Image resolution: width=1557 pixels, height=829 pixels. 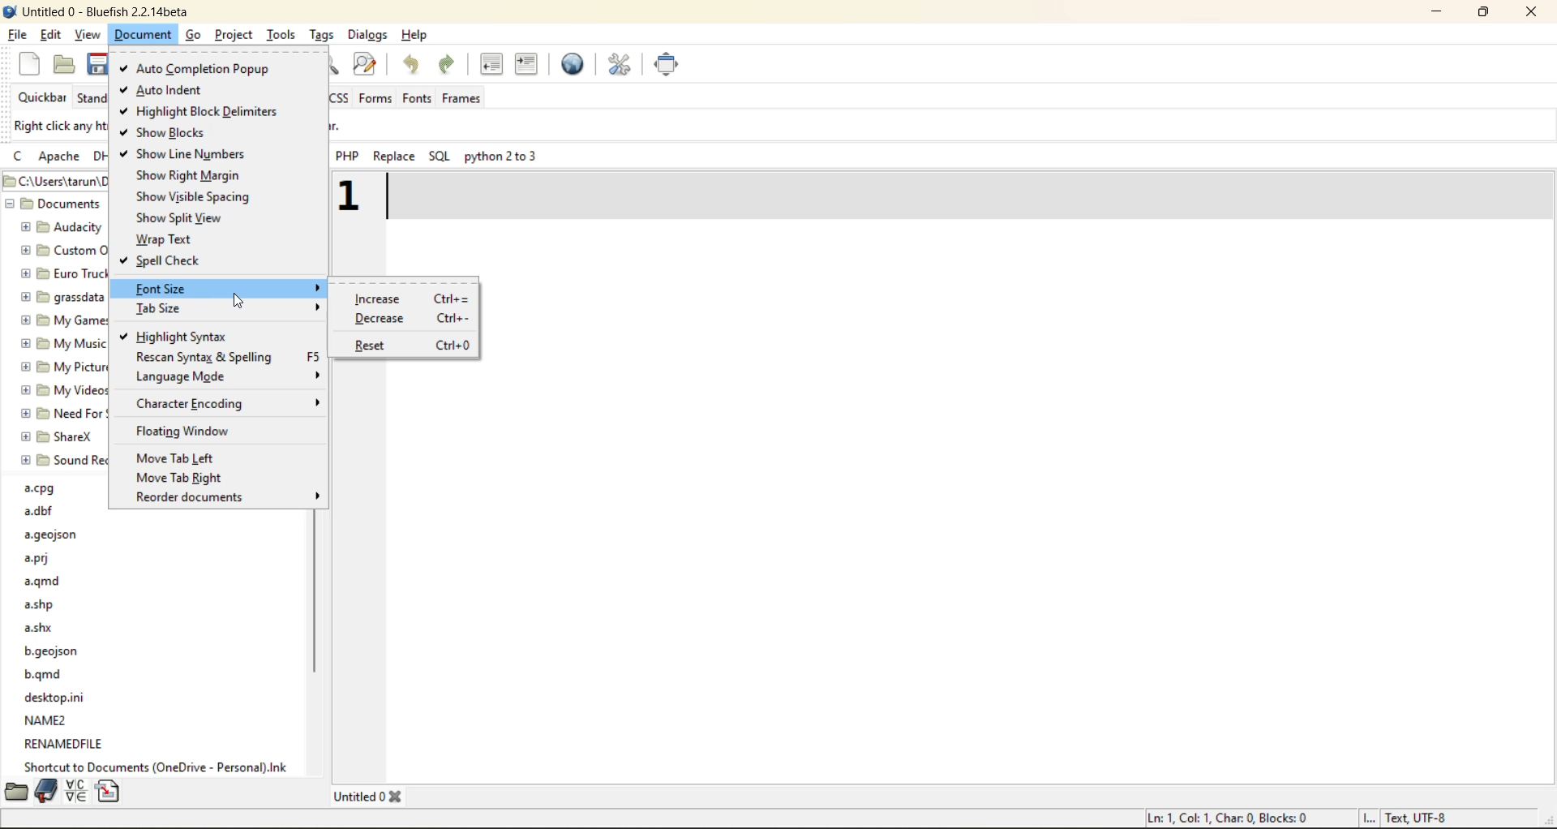 I want to click on 1 - increased font size, so click(x=357, y=195).